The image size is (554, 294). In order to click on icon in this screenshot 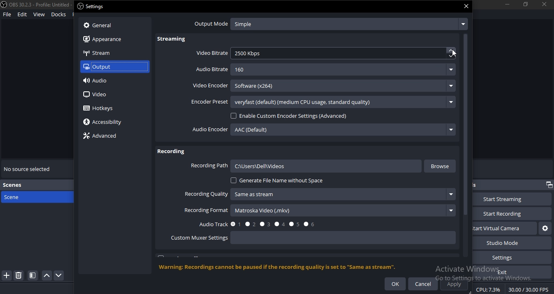, I will do `click(32, 275)`.